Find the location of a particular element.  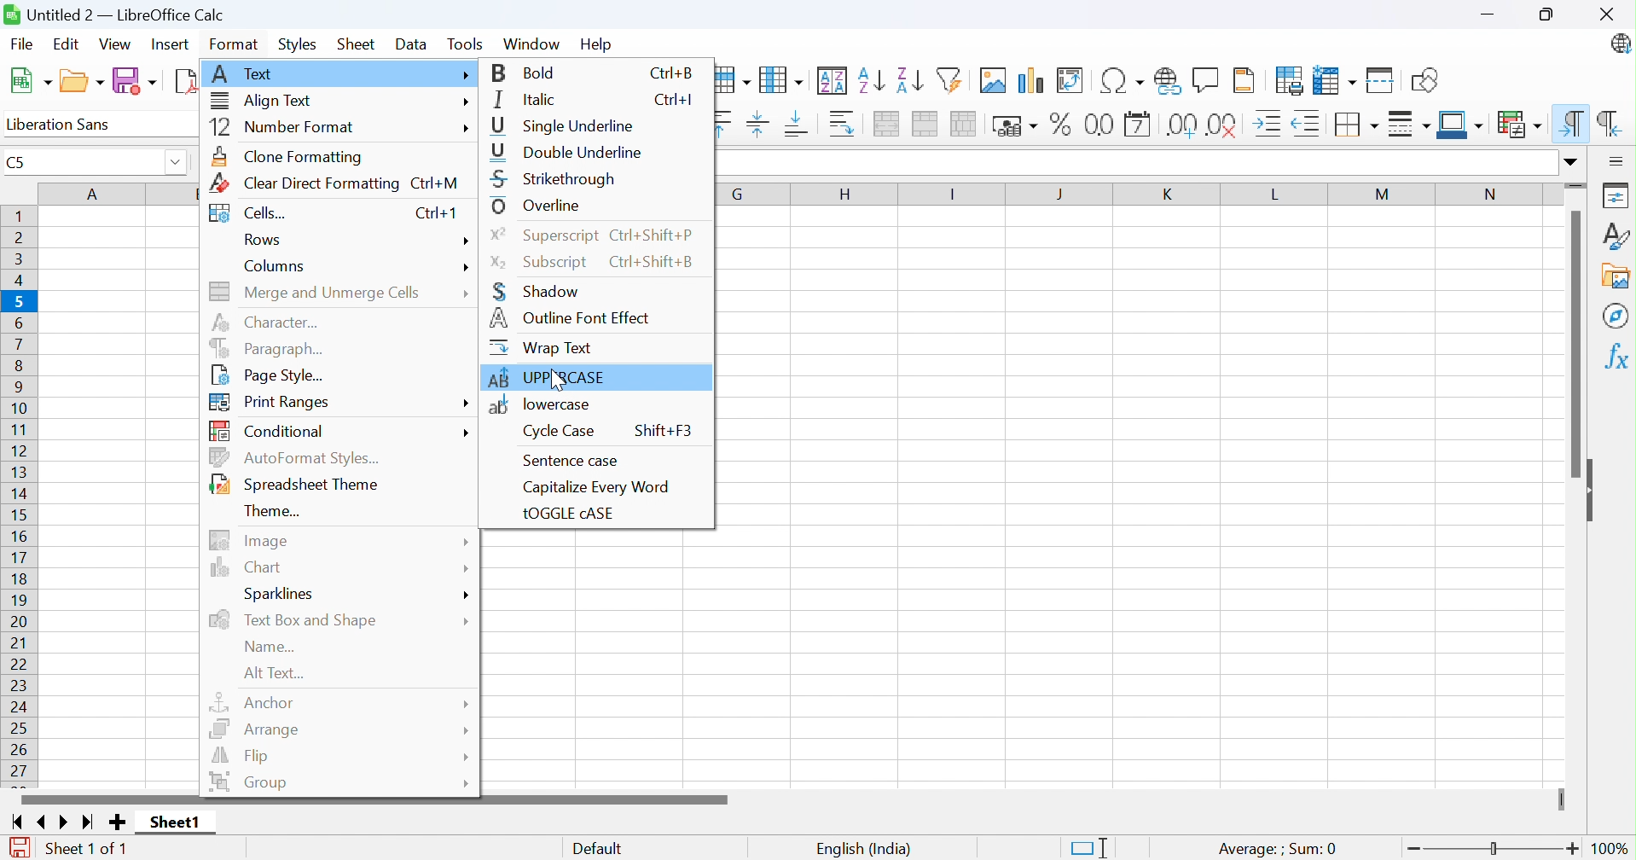

Wrap text is located at coordinates (843, 124).